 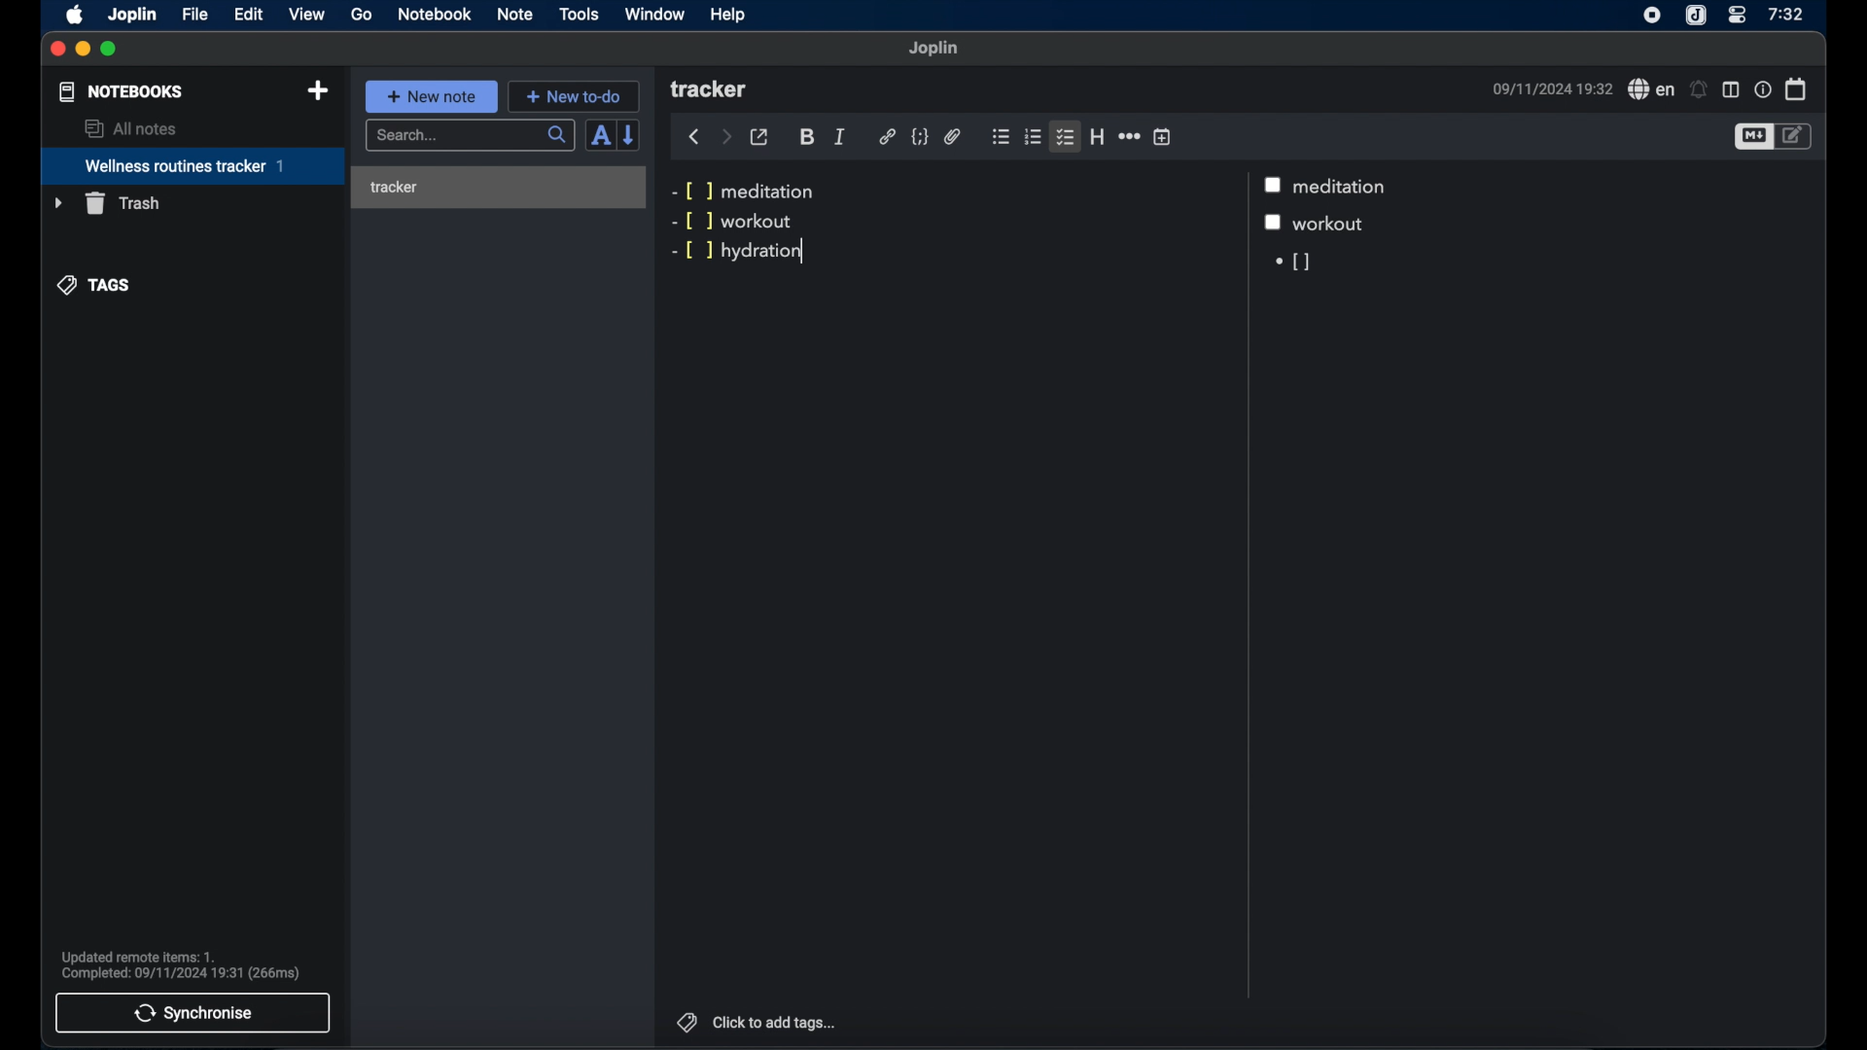 What do you see at coordinates (189, 962) in the screenshot?
I see `Updated remote items: 1. Complete: 09/11/2024 19:31 (266ms)` at bounding box center [189, 962].